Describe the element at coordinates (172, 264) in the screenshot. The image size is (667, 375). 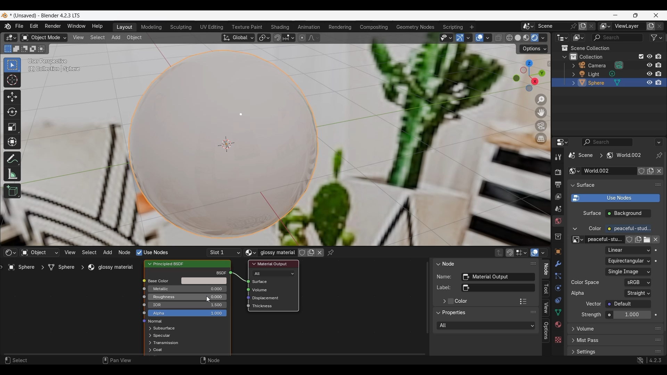
I see `Principled BSDF` at that location.